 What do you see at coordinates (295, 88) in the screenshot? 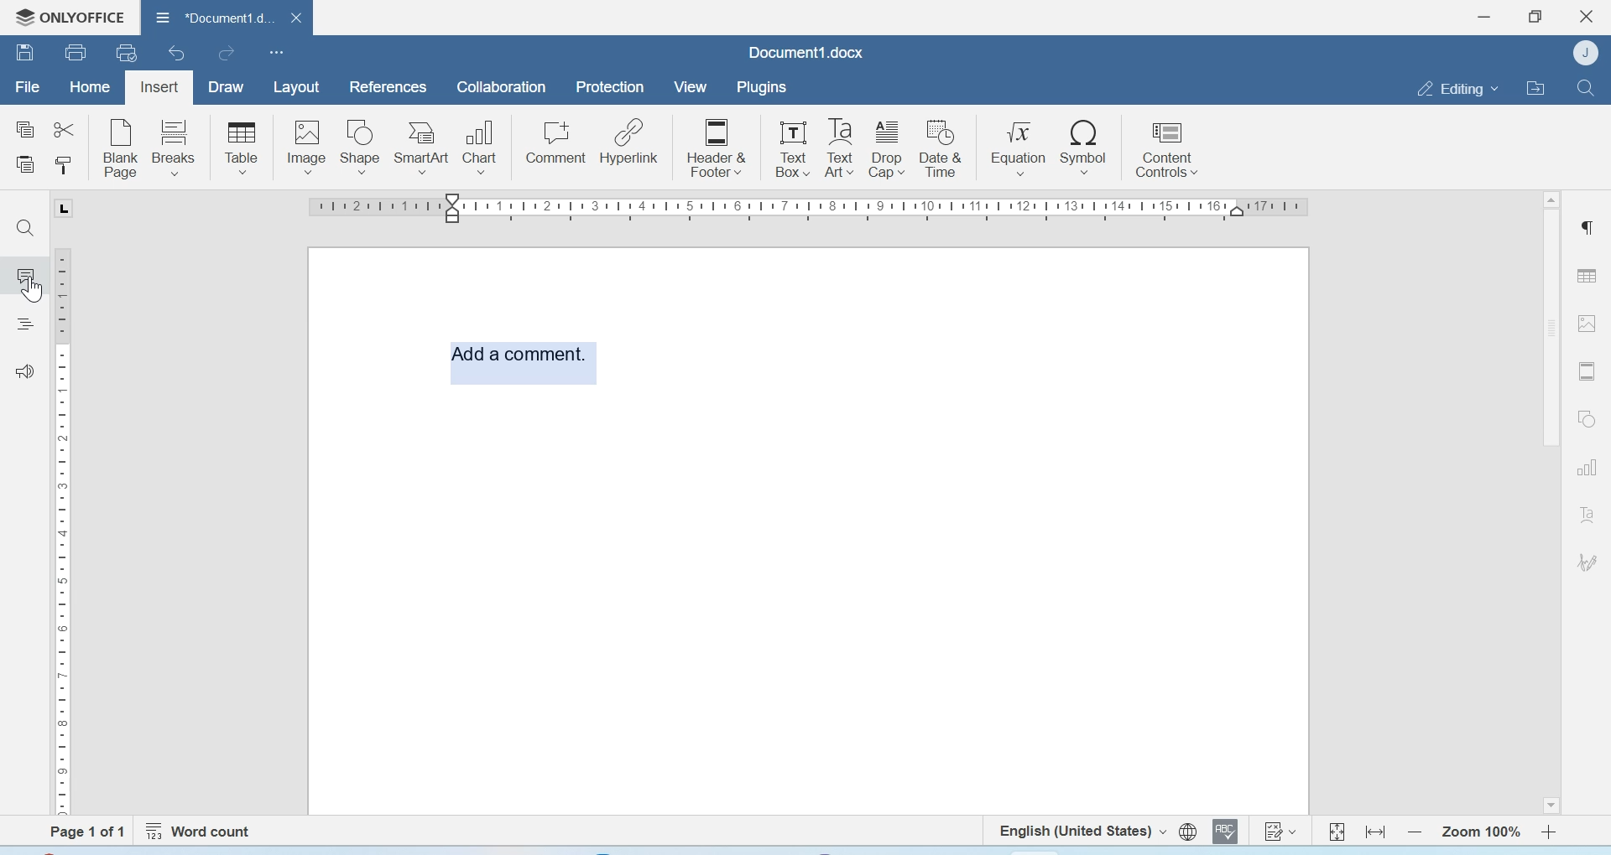
I see `Layout` at bounding box center [295, 88].